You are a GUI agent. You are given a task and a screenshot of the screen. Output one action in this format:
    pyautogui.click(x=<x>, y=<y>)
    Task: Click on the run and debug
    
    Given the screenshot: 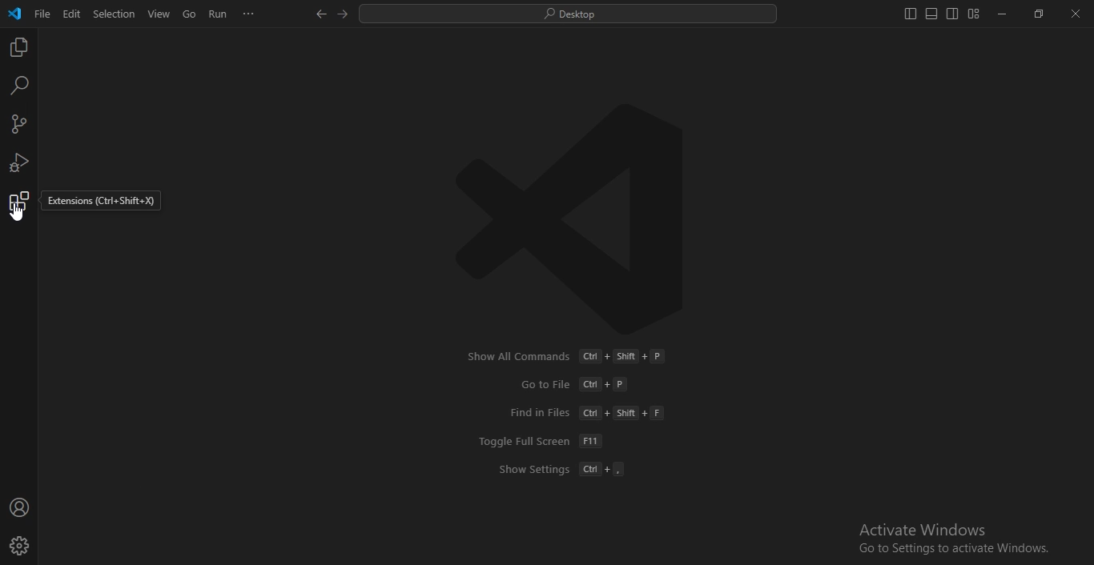 What is the action you would take?
    pyautogui.click(x=18, y=161)
    